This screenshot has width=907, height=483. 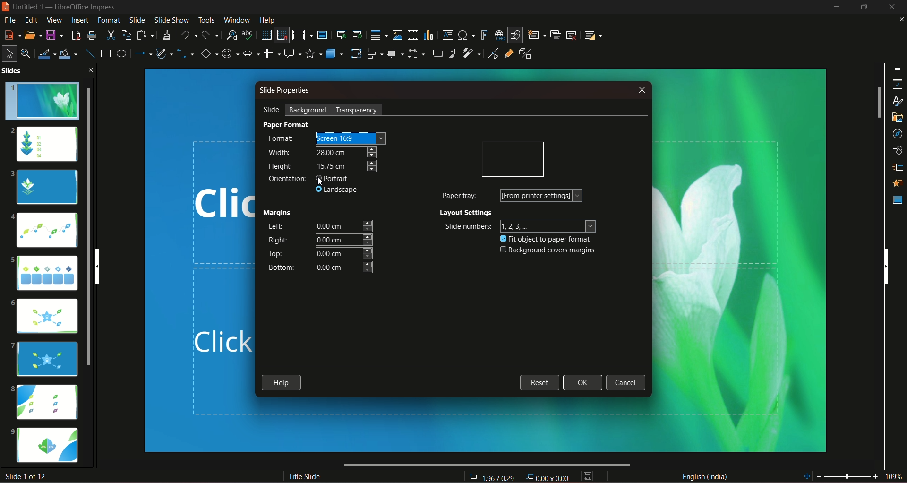 I want to click on spelling, so click(x=248, y=35).